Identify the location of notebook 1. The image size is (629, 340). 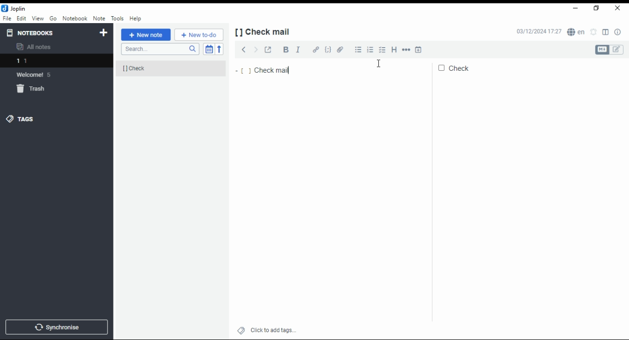
(41, 60).